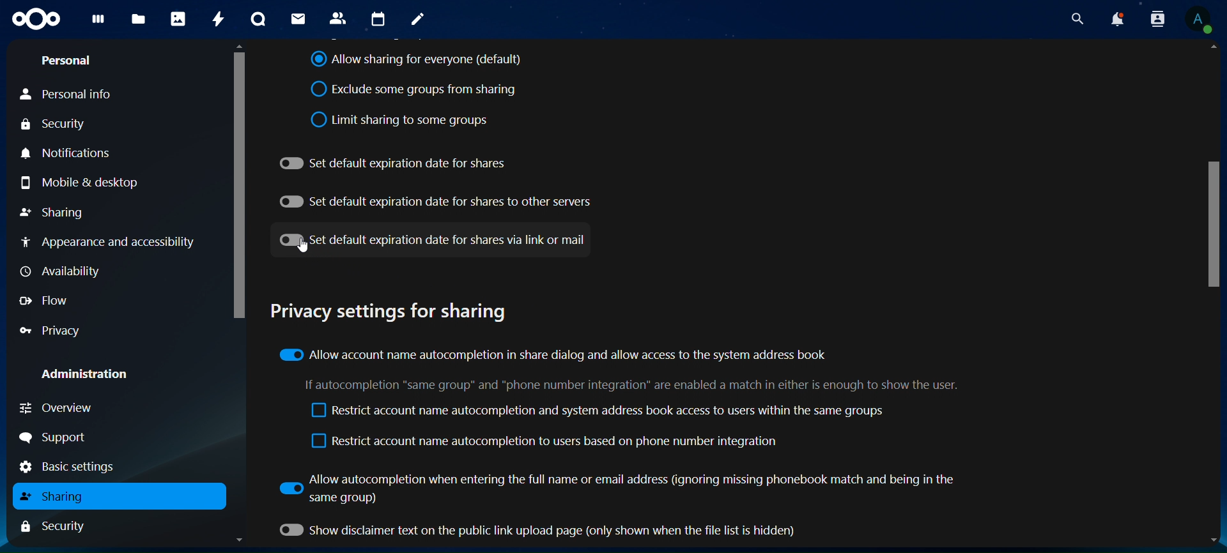 The width and height of the screenshot is (1227, 553). What do you see at coordinates (96, 24) in the screenshot?
I see `dashboard` at bounding box center [96, 24].